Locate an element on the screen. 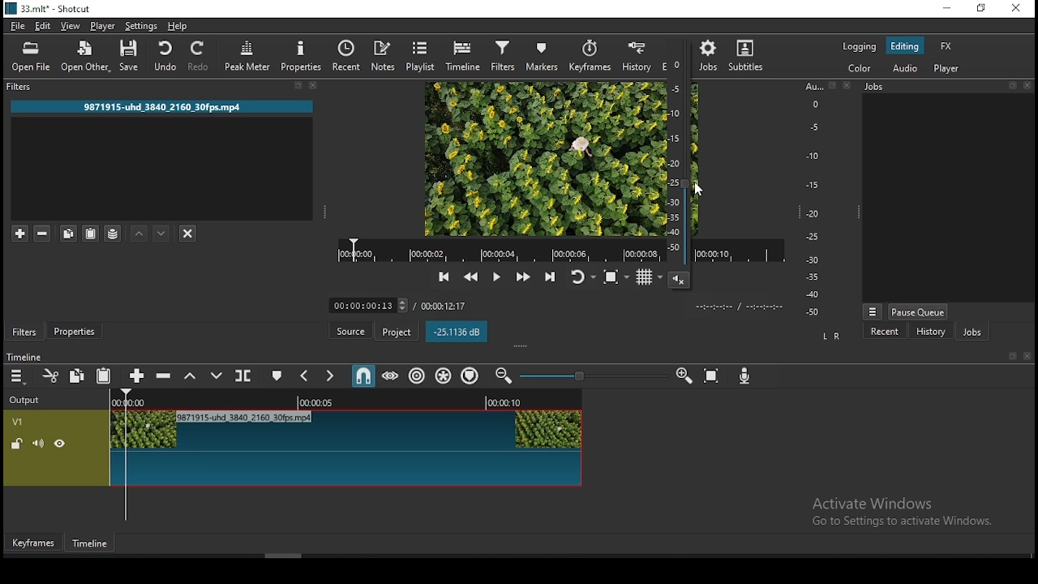  append is located at coordinates (138, 376).